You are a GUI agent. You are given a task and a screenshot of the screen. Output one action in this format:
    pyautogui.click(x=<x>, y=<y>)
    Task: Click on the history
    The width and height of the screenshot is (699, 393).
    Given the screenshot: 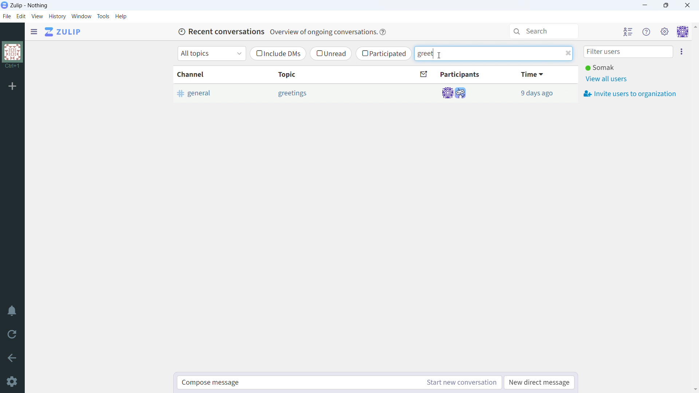 What is the action you would take?
    pyautogui.click(x=58, y=17)
    